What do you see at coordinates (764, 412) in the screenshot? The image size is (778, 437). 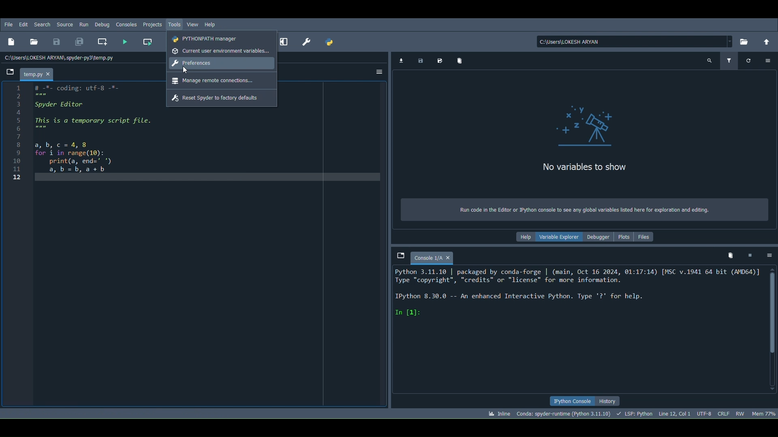 I see `Global memory usage` at bounding box center [764, 412].